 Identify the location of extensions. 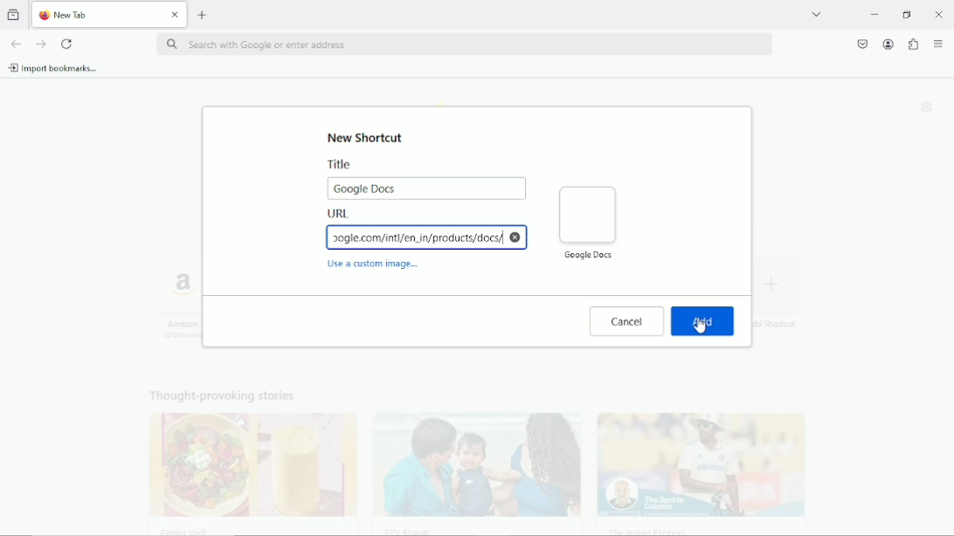
(912, 45).